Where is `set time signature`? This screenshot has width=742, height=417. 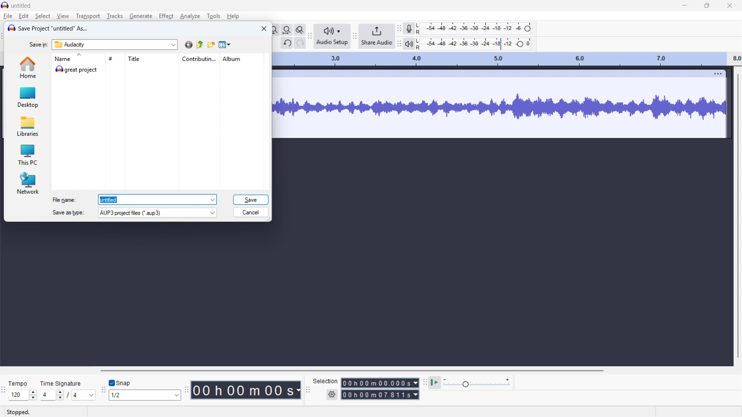 set time signature is located at coordinates (68, 395).